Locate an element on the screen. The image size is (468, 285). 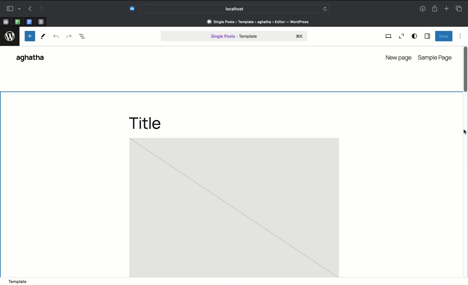
Undo is located at coordinates (56, 37).